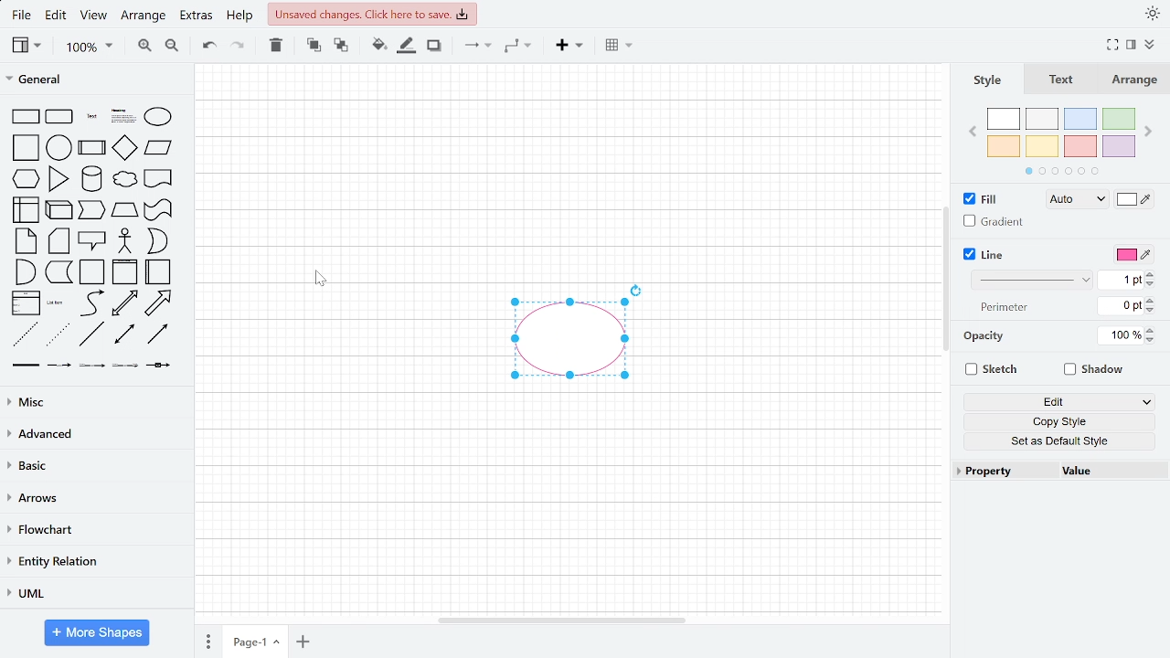  Describe the element at coordinates (92, 240) in the screenshot. I see `callout` at that location.